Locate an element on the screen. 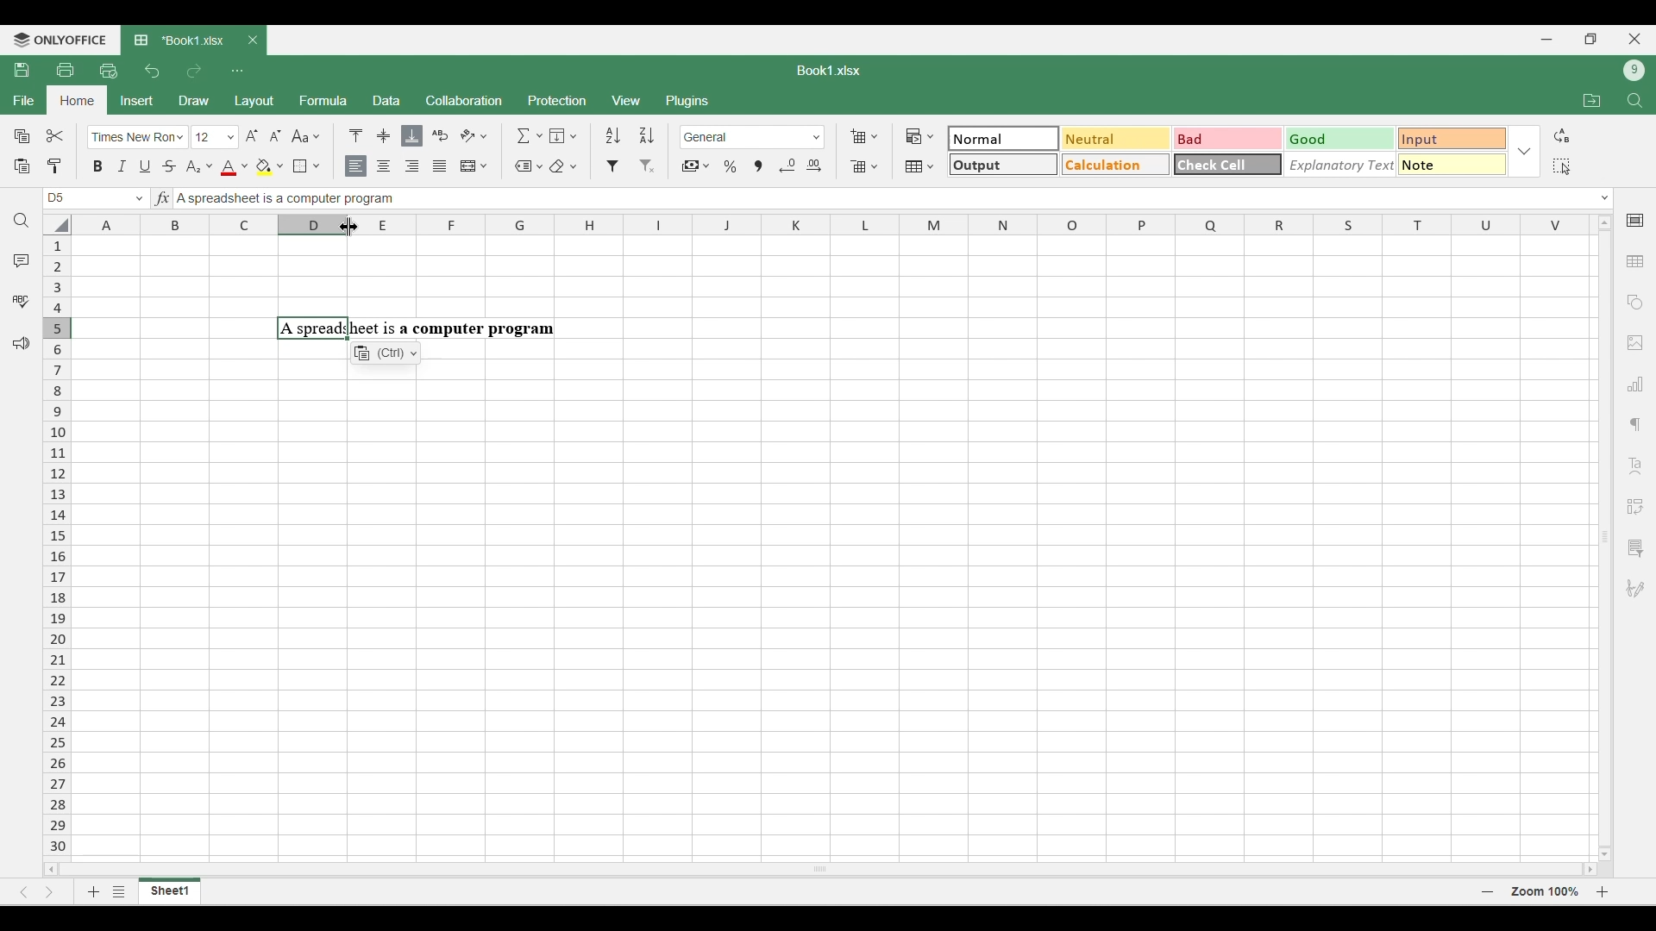 Image resolution: width=1656 pixels, height=931 pixels. Insert table is located at coordinates (1636, 262).